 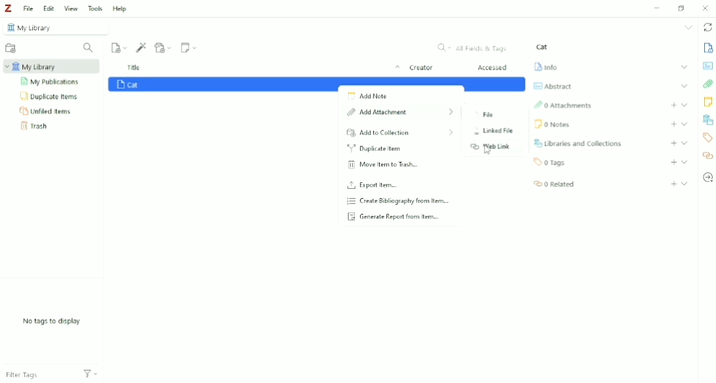 What do you see at coordinates (52, 66) in the screenshot?
I see `My Librar` at bounding box center [52, 66].